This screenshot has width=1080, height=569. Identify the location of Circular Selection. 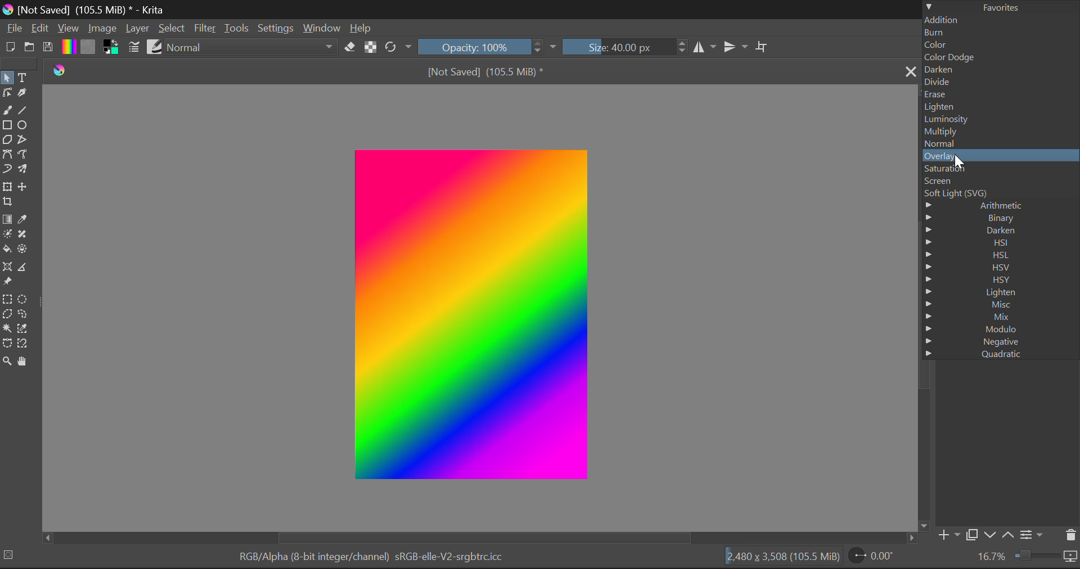
(24, 299).